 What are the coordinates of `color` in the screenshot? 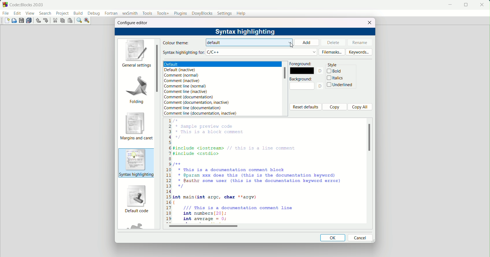 It's located at (302, 71).